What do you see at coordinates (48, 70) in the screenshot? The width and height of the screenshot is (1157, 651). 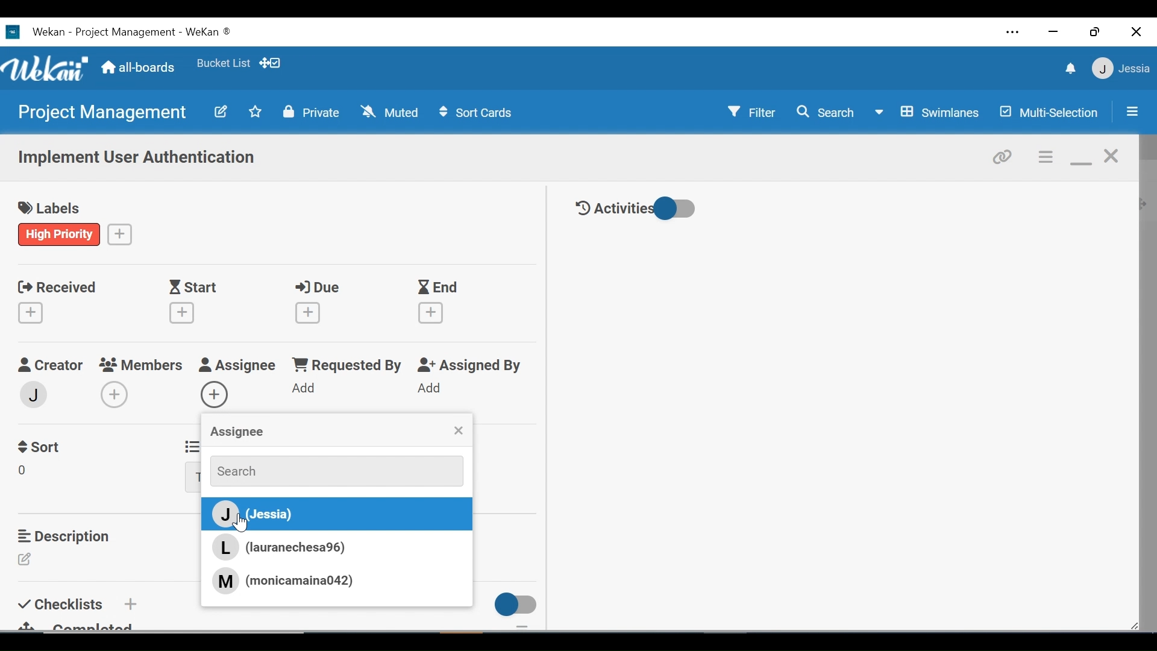 I see `Wekan logo` at bounding box center [48, 70].